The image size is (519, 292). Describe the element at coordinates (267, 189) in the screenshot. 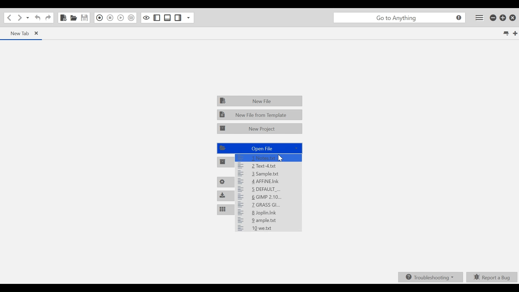

I see `5 DEFAULT _...` at that location.